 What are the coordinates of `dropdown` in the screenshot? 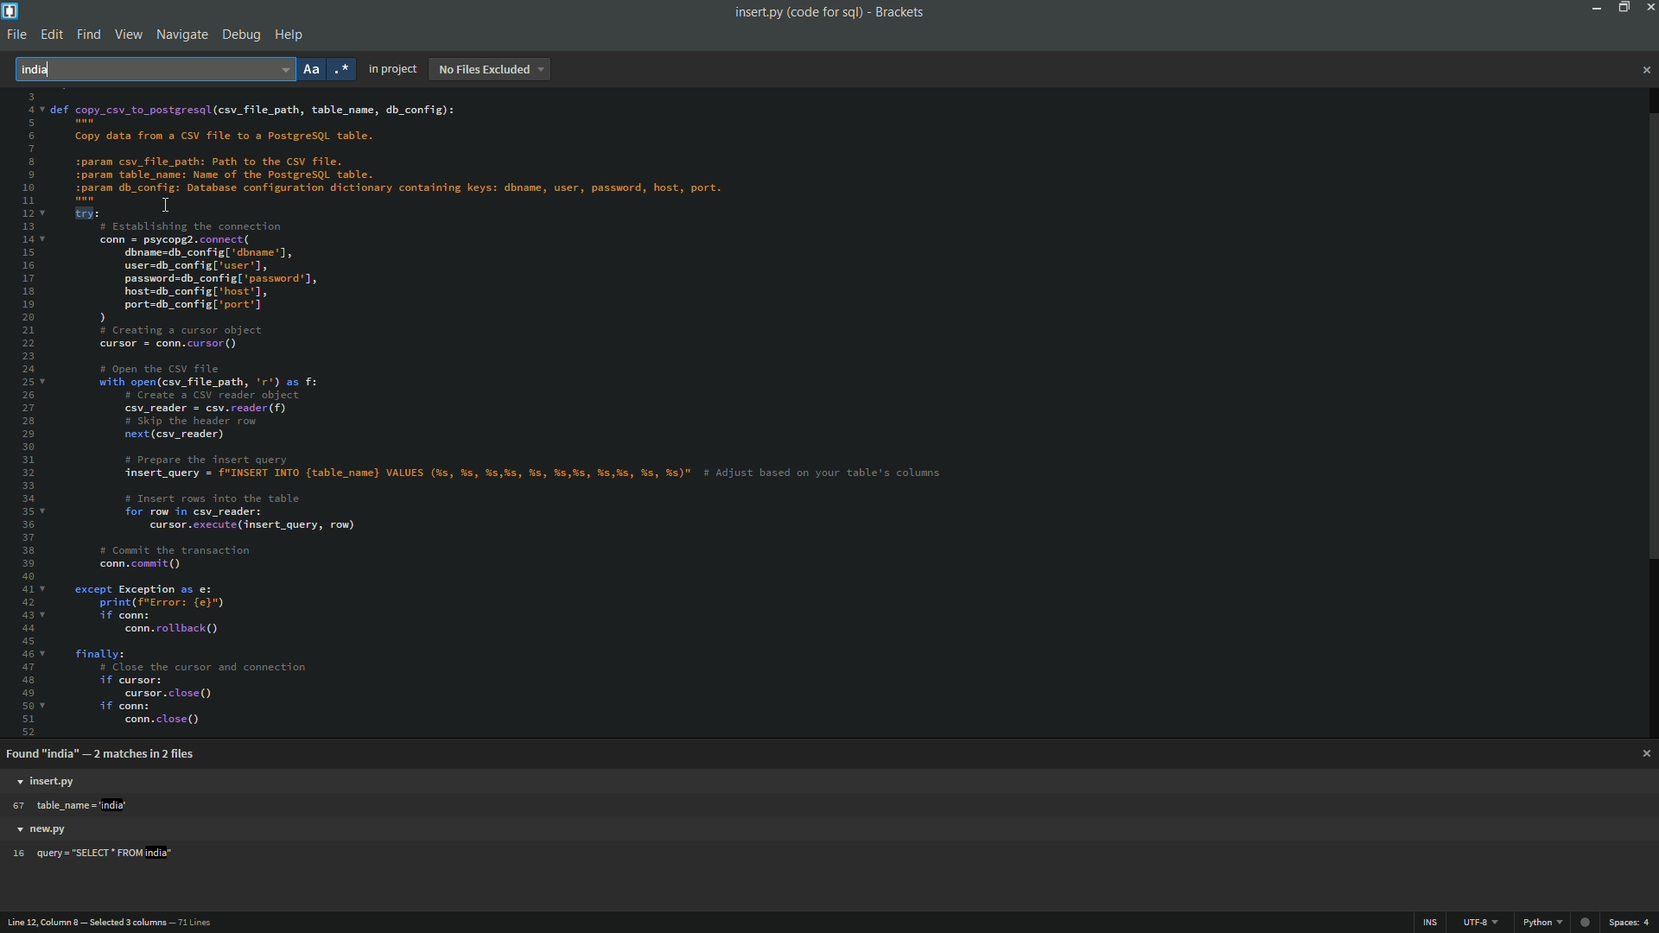 It's located at (283, 68).